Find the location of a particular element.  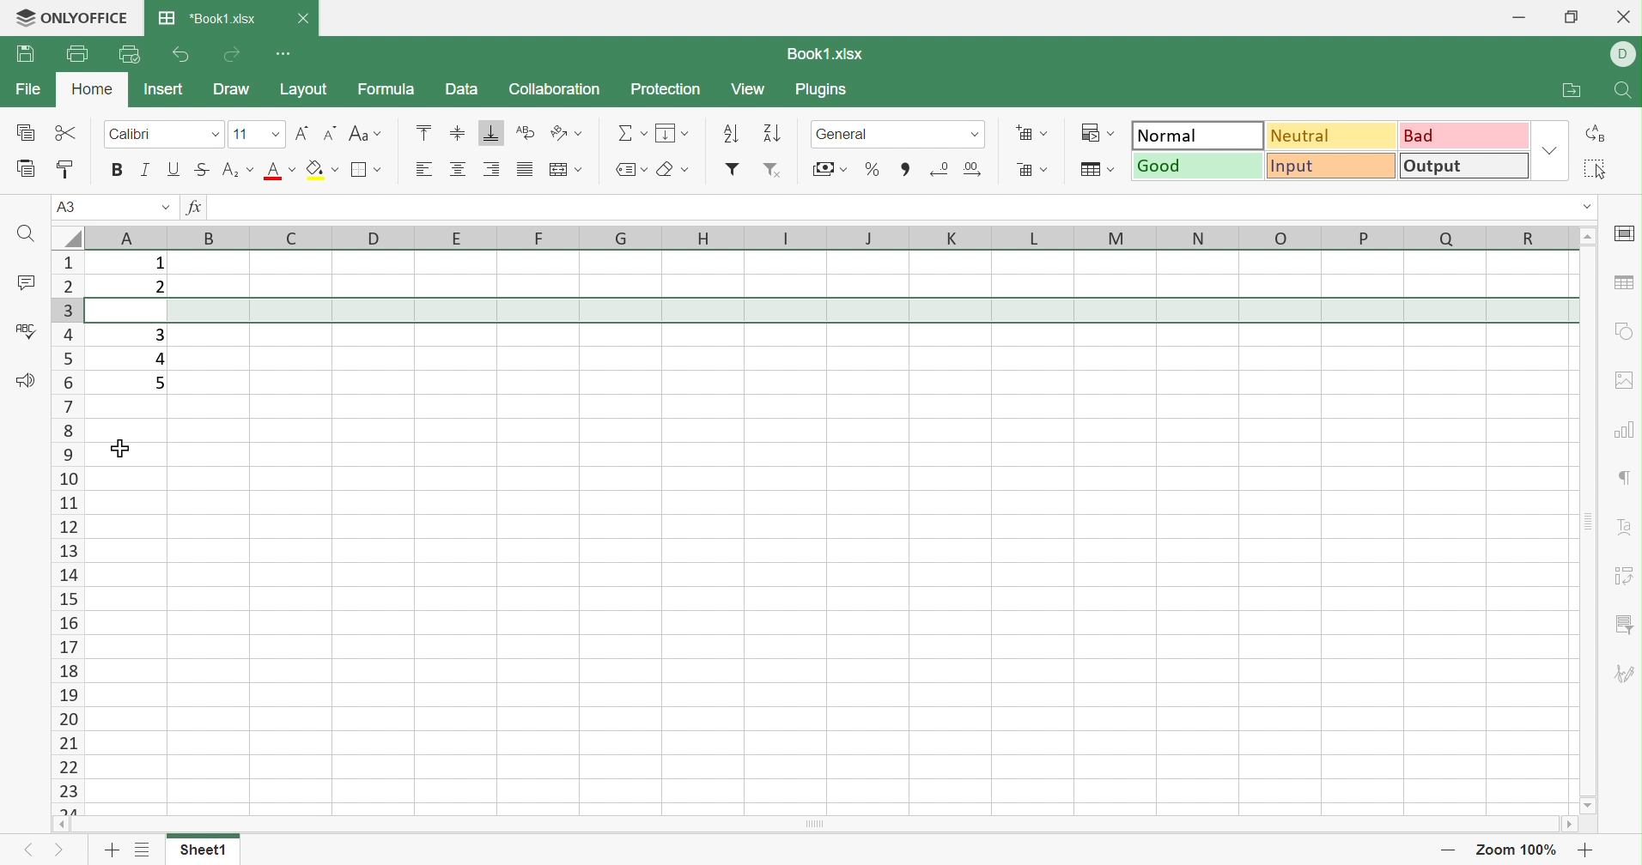

DELL is located at coordinates (1622, 55).